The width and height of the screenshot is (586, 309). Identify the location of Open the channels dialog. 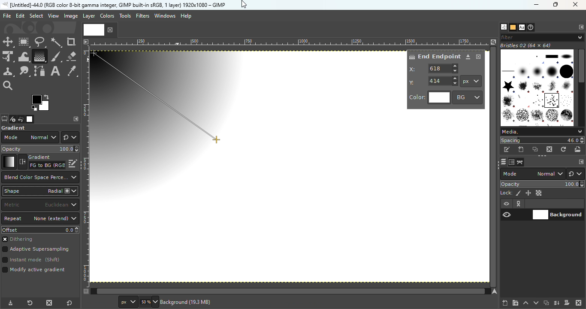
(511, 161).